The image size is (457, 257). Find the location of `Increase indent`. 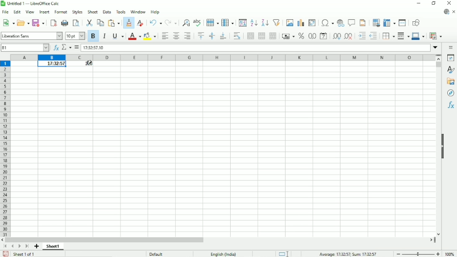

Increase indent is located at coordinates (361, 36).